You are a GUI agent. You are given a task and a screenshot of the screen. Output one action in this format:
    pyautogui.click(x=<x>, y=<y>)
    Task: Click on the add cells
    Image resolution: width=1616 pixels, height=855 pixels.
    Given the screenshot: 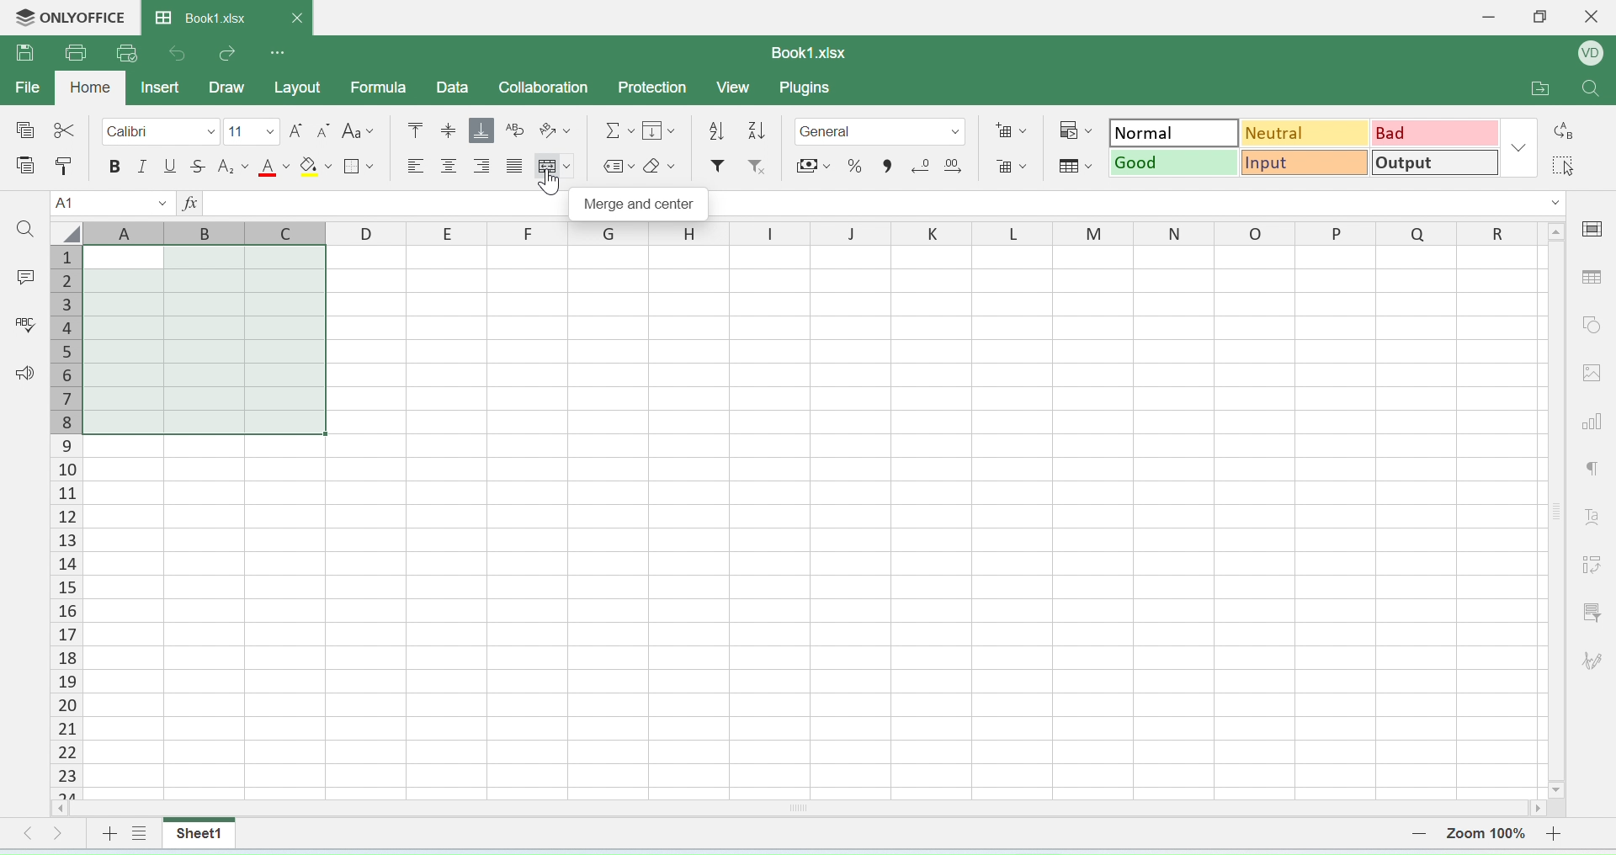 What is the action you would take?
    pyautogui.click(x=1010, y=130)
    